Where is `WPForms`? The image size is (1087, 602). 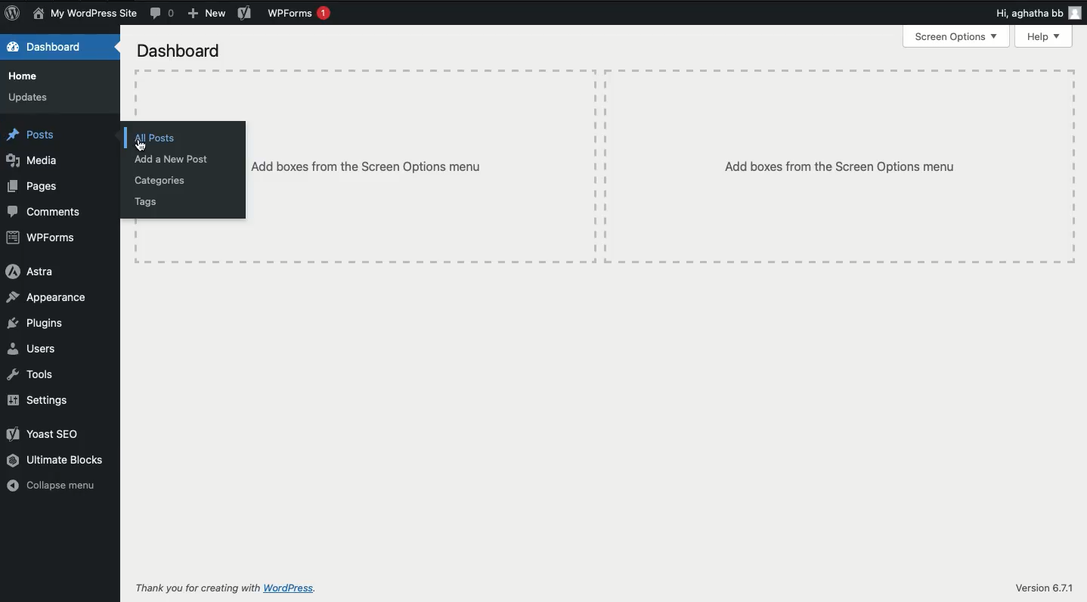 WPForms is located at coordinates (299, 14).